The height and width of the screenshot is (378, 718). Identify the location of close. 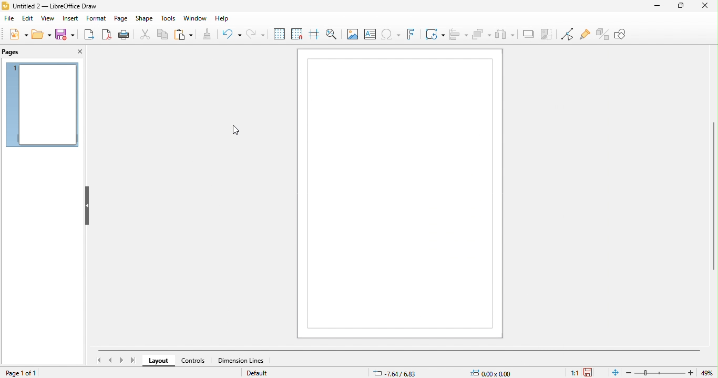
(702, 7).